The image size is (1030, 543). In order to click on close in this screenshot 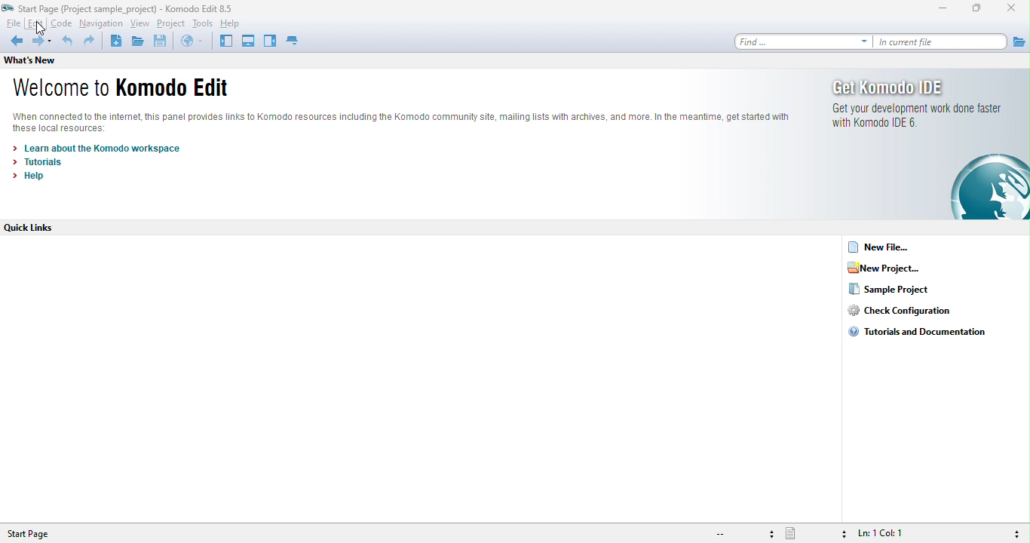, I will do `click(1015, 9)`.